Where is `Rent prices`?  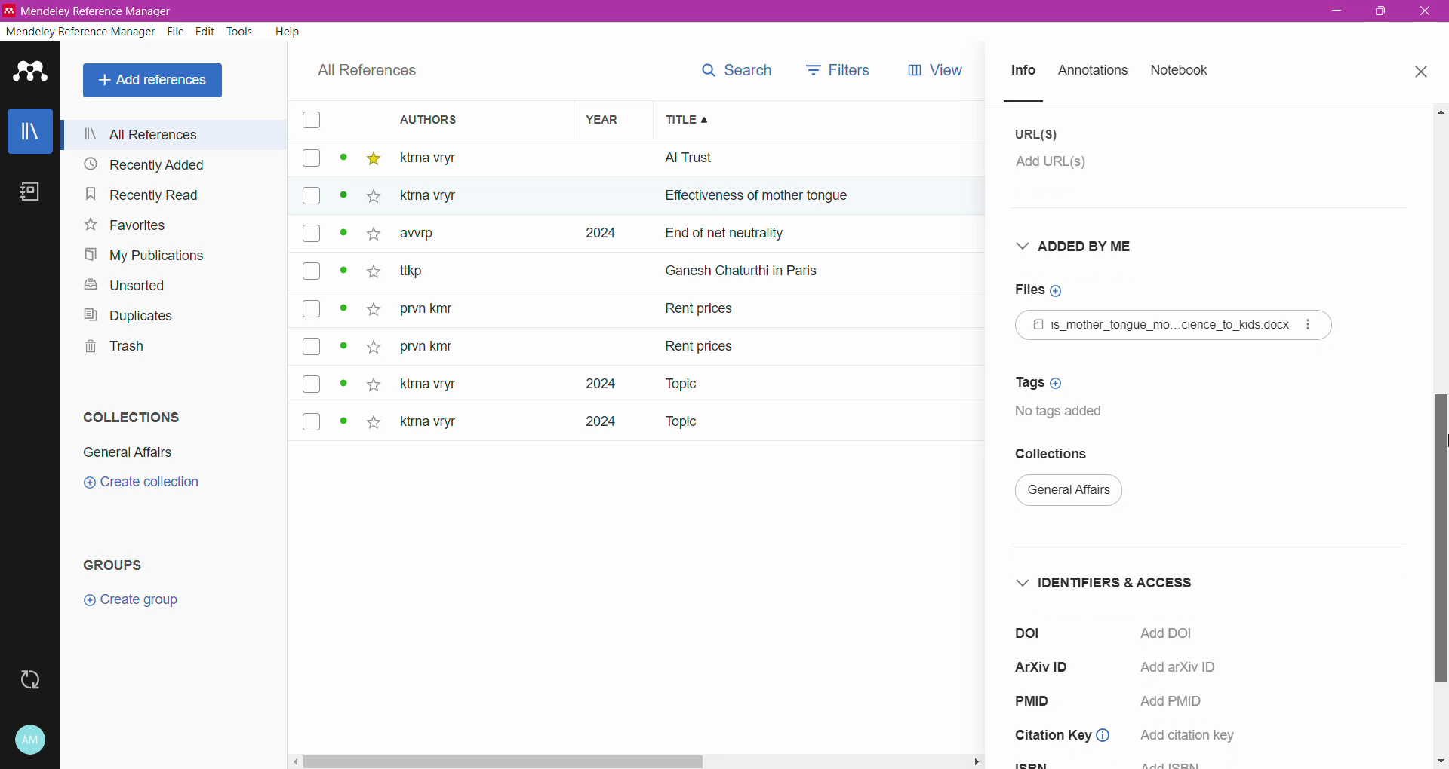 Rent prices is located at coordinates (702, 311).